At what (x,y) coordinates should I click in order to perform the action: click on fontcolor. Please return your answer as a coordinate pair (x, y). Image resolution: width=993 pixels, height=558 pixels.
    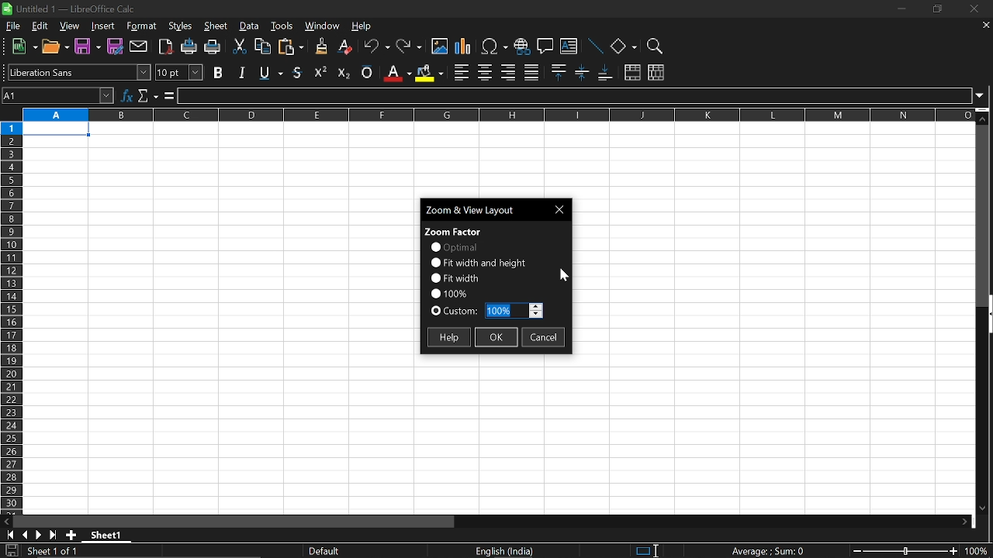
    Looking at the image, I should click on (396, 73).